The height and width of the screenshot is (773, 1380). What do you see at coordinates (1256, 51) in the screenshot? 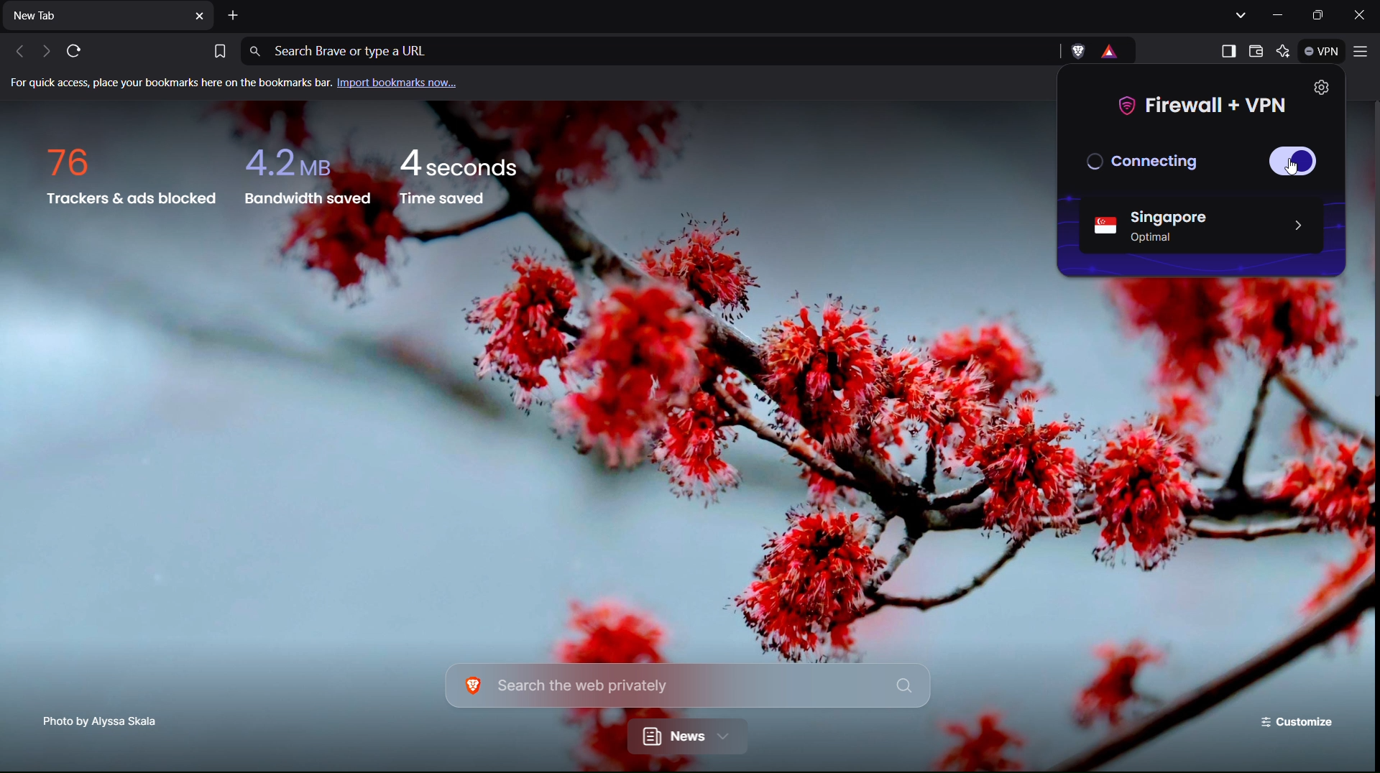
I see `Wallet` at bounding box center [1256, 51].